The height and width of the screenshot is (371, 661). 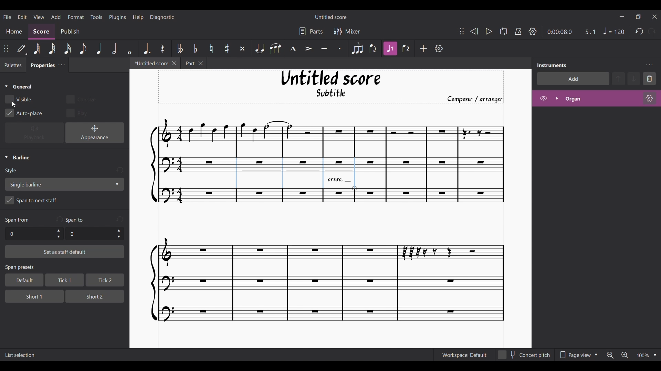 What do you see at coordinates (293, 49) in the screenshot?
I see `Marcato` at bounding box center [293, 49].